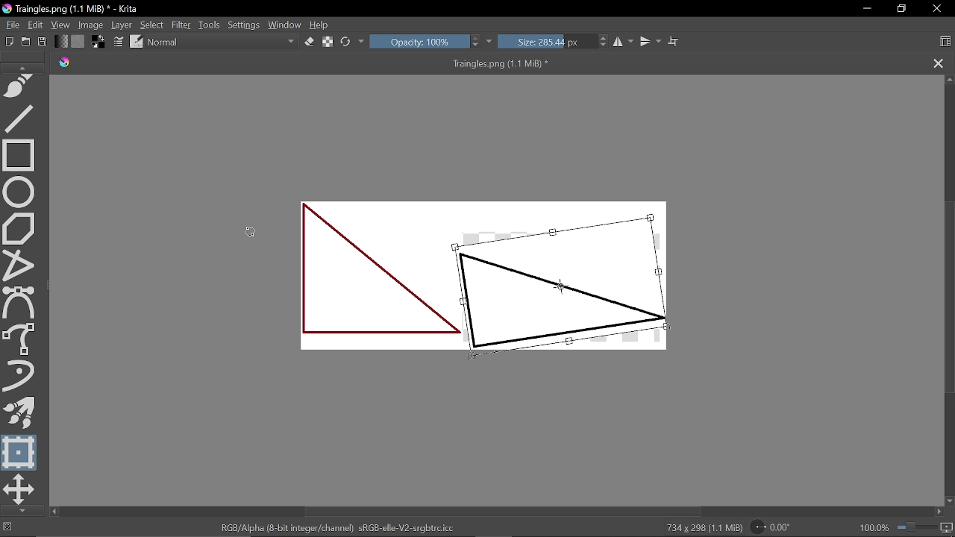 This screenshot has width=955, height=537. What do you see at coordinates (10, 25) in the screenshot?
I see `File` at bounding box center [10, 25].